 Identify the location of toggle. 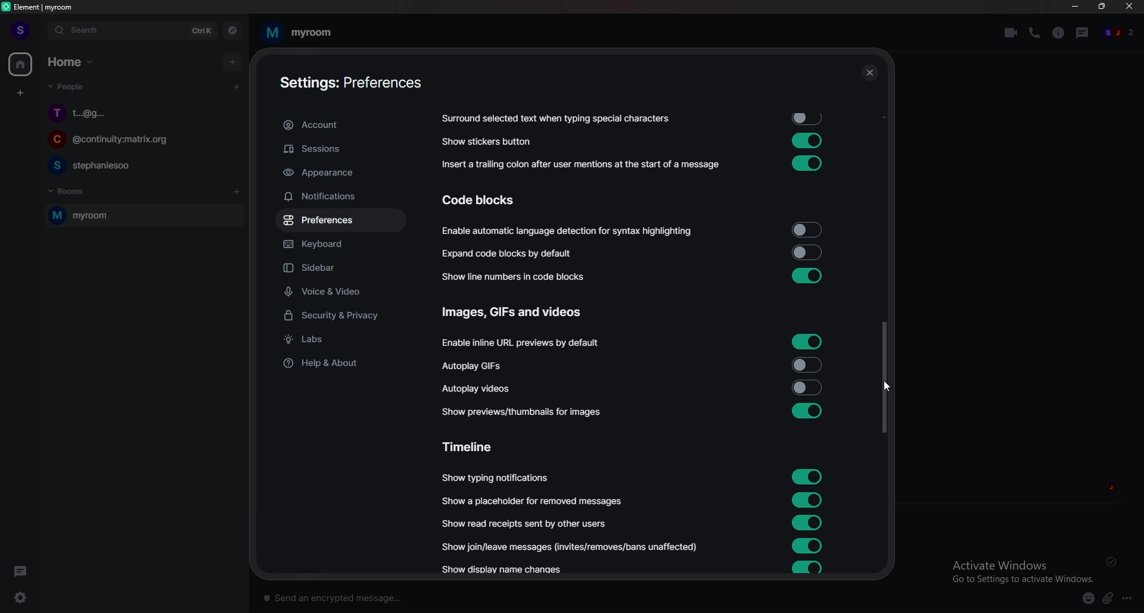
(808, 475).